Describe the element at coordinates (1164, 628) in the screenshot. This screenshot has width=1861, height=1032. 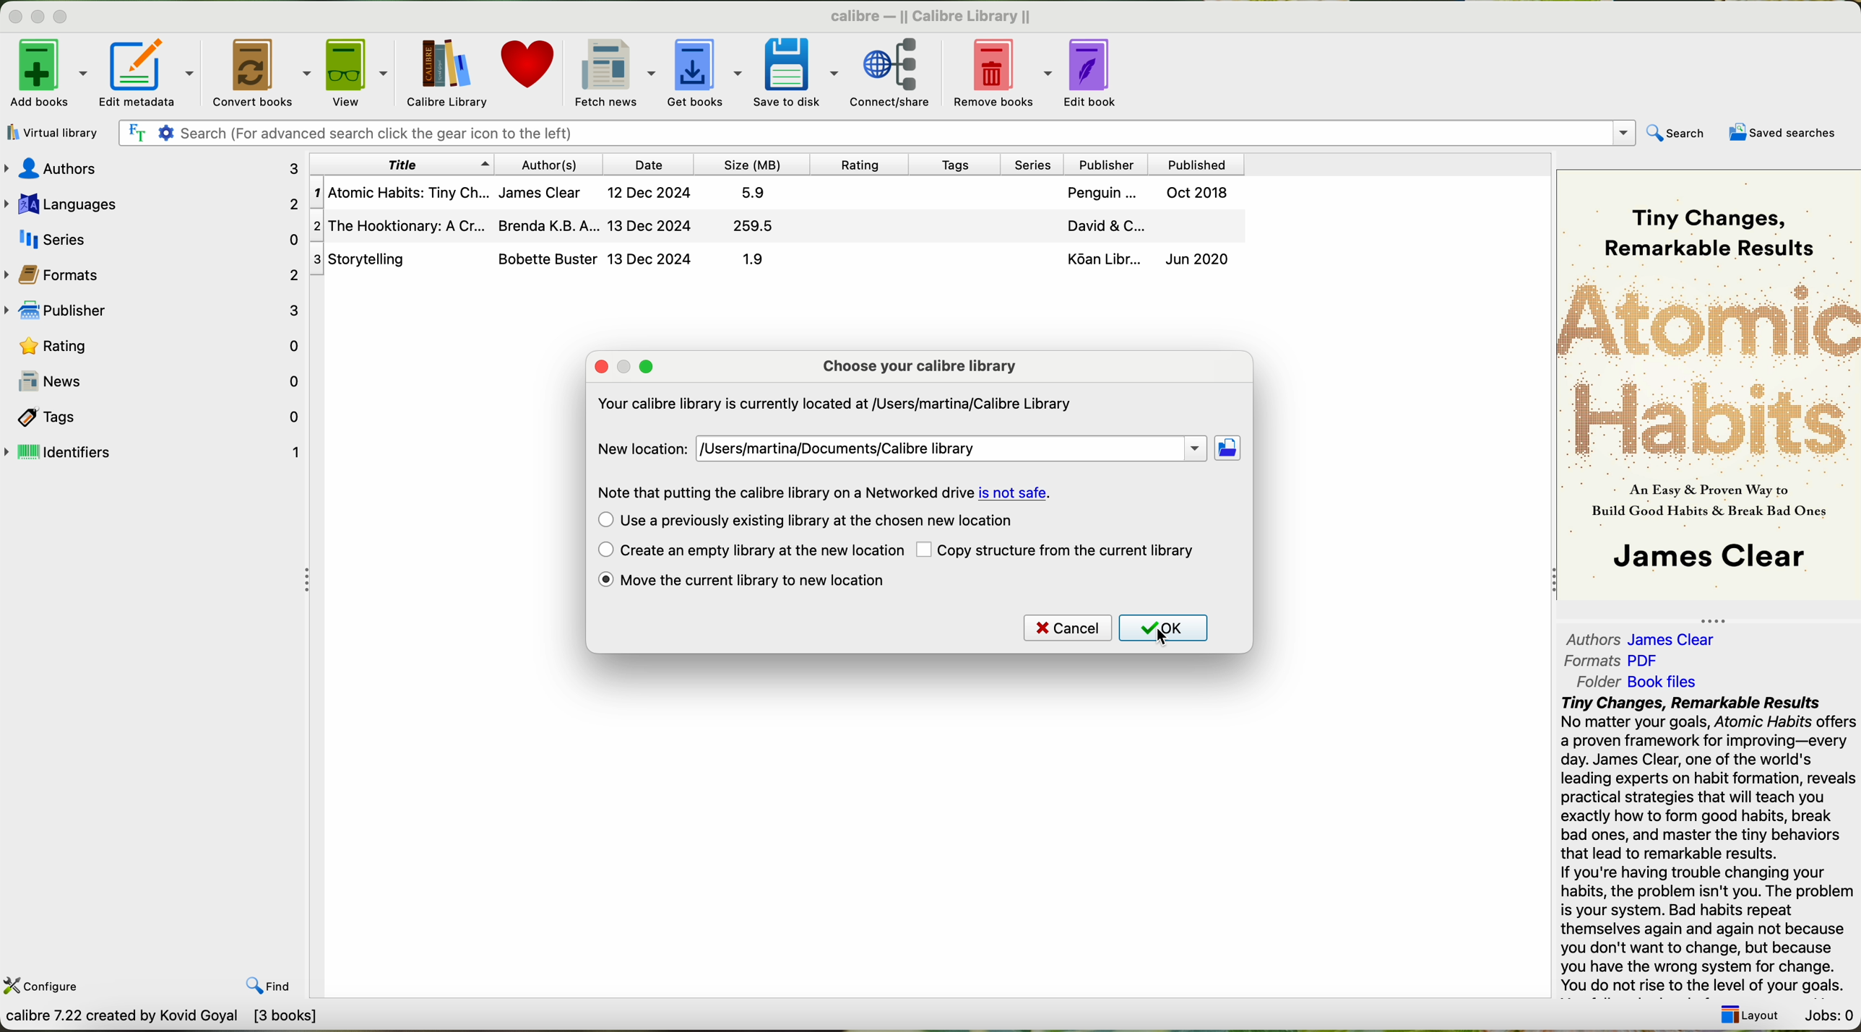
I see `OK` at that location.